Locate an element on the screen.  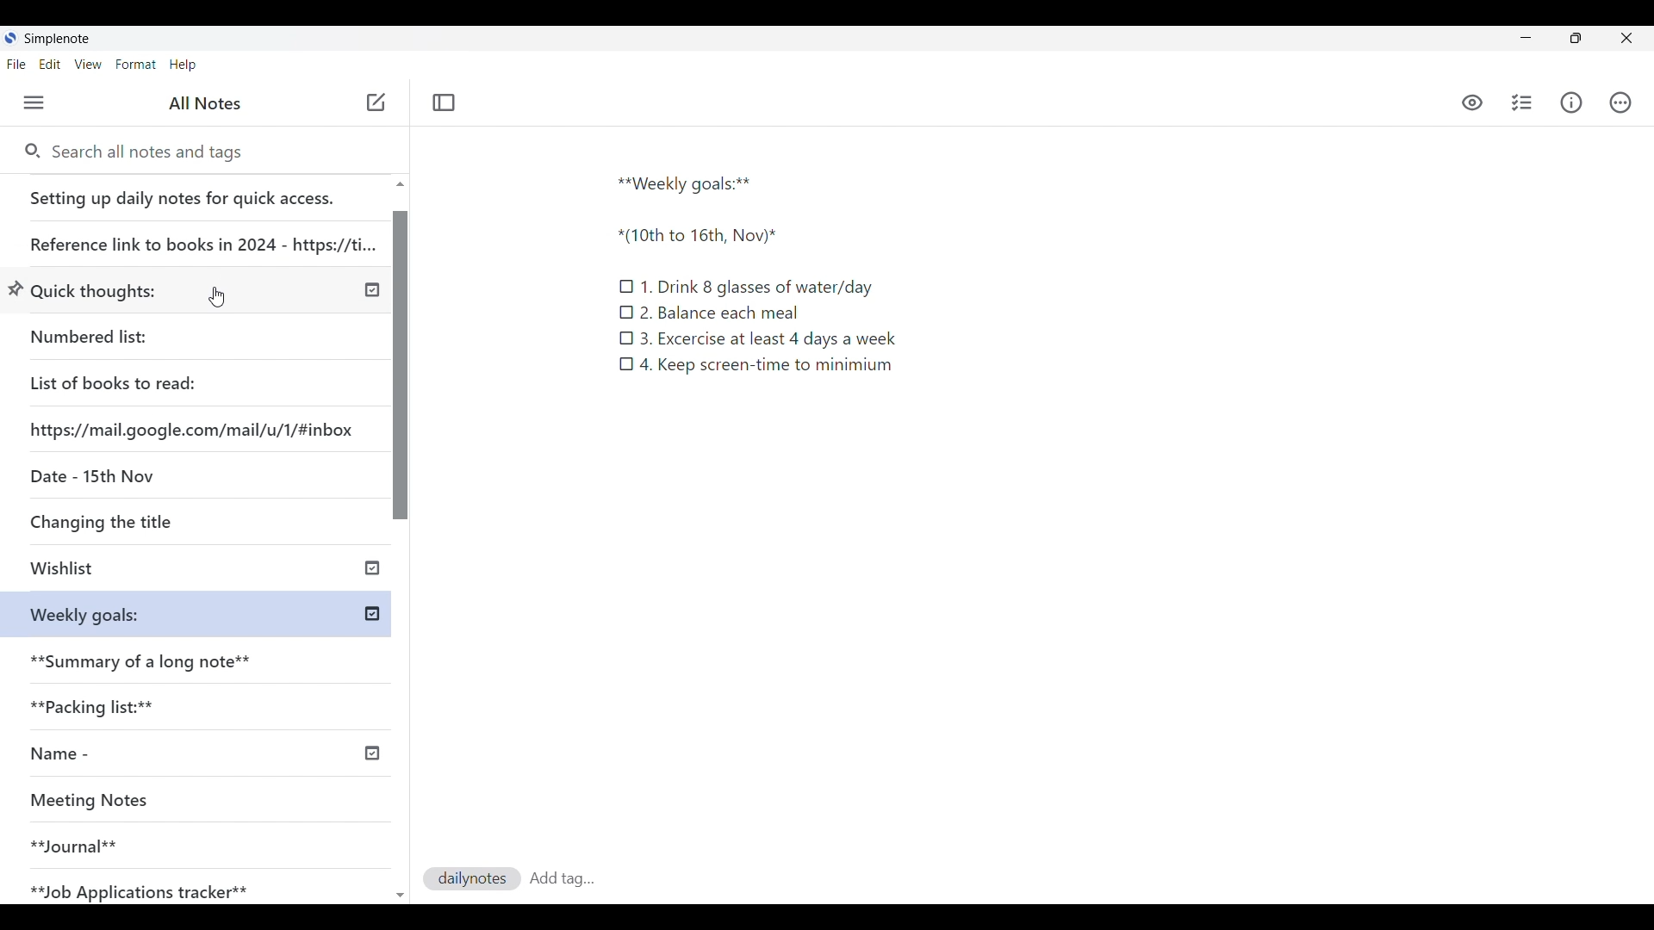
Actions is located at coordinates (1619, 102).